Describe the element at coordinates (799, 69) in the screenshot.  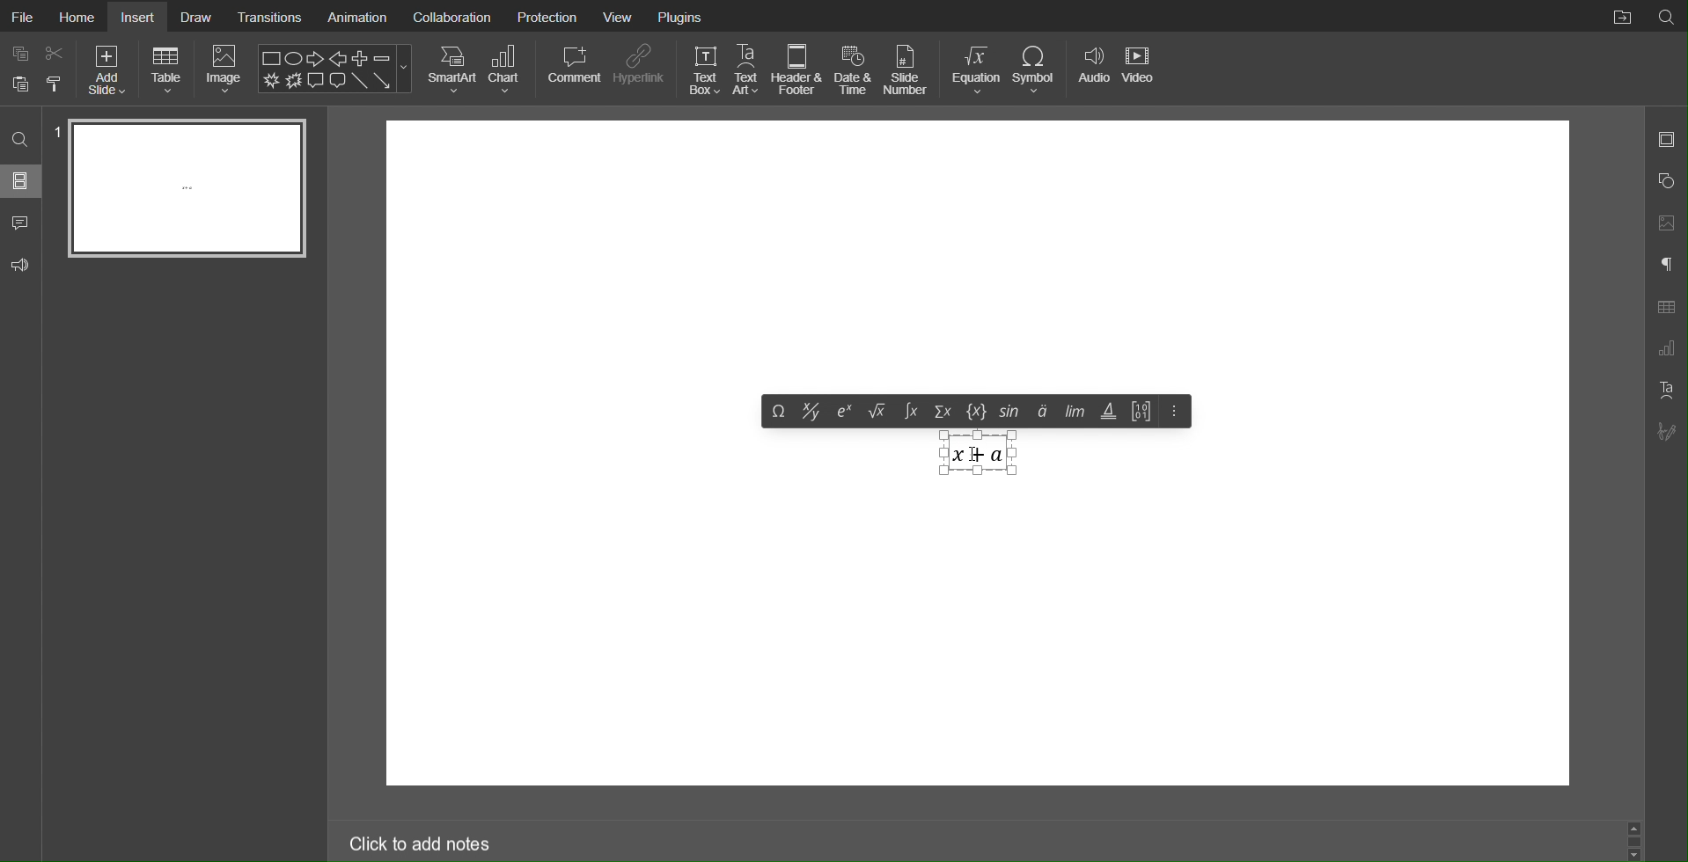
I see `Header & Footer` at that location.